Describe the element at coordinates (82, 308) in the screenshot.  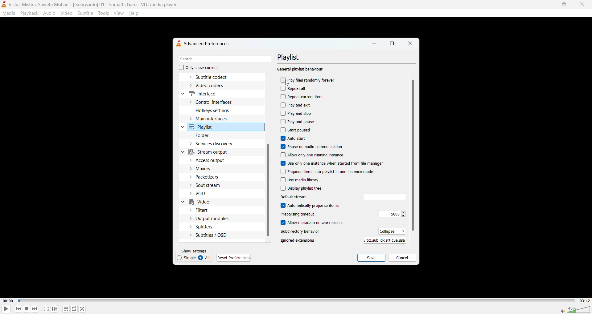
I see `random` at that location.